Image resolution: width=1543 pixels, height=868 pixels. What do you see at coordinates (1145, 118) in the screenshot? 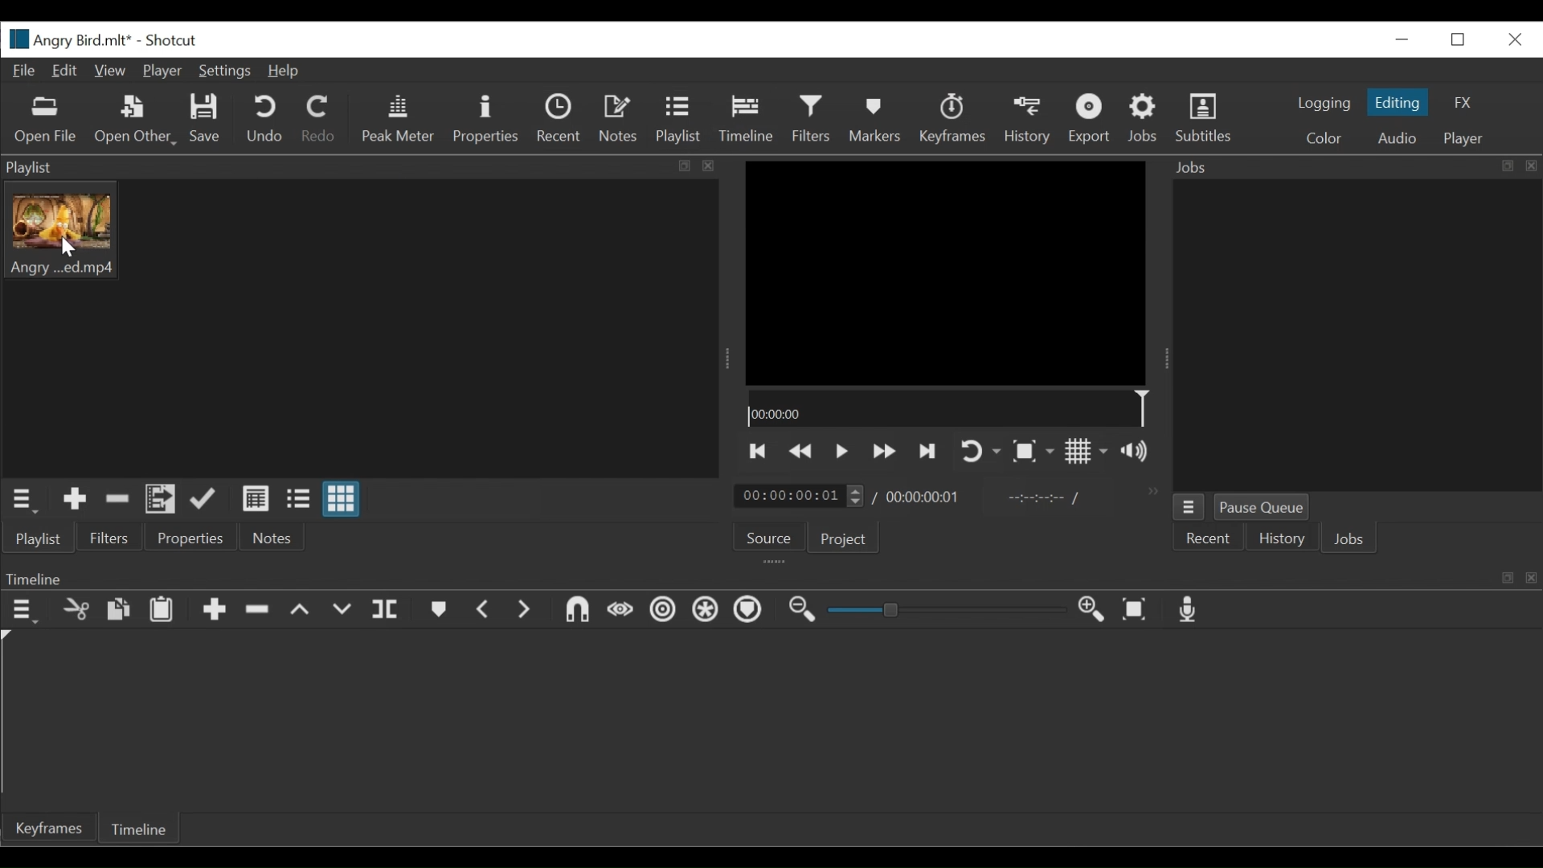
I see `Jobs` at bounding box center [1145, 118].